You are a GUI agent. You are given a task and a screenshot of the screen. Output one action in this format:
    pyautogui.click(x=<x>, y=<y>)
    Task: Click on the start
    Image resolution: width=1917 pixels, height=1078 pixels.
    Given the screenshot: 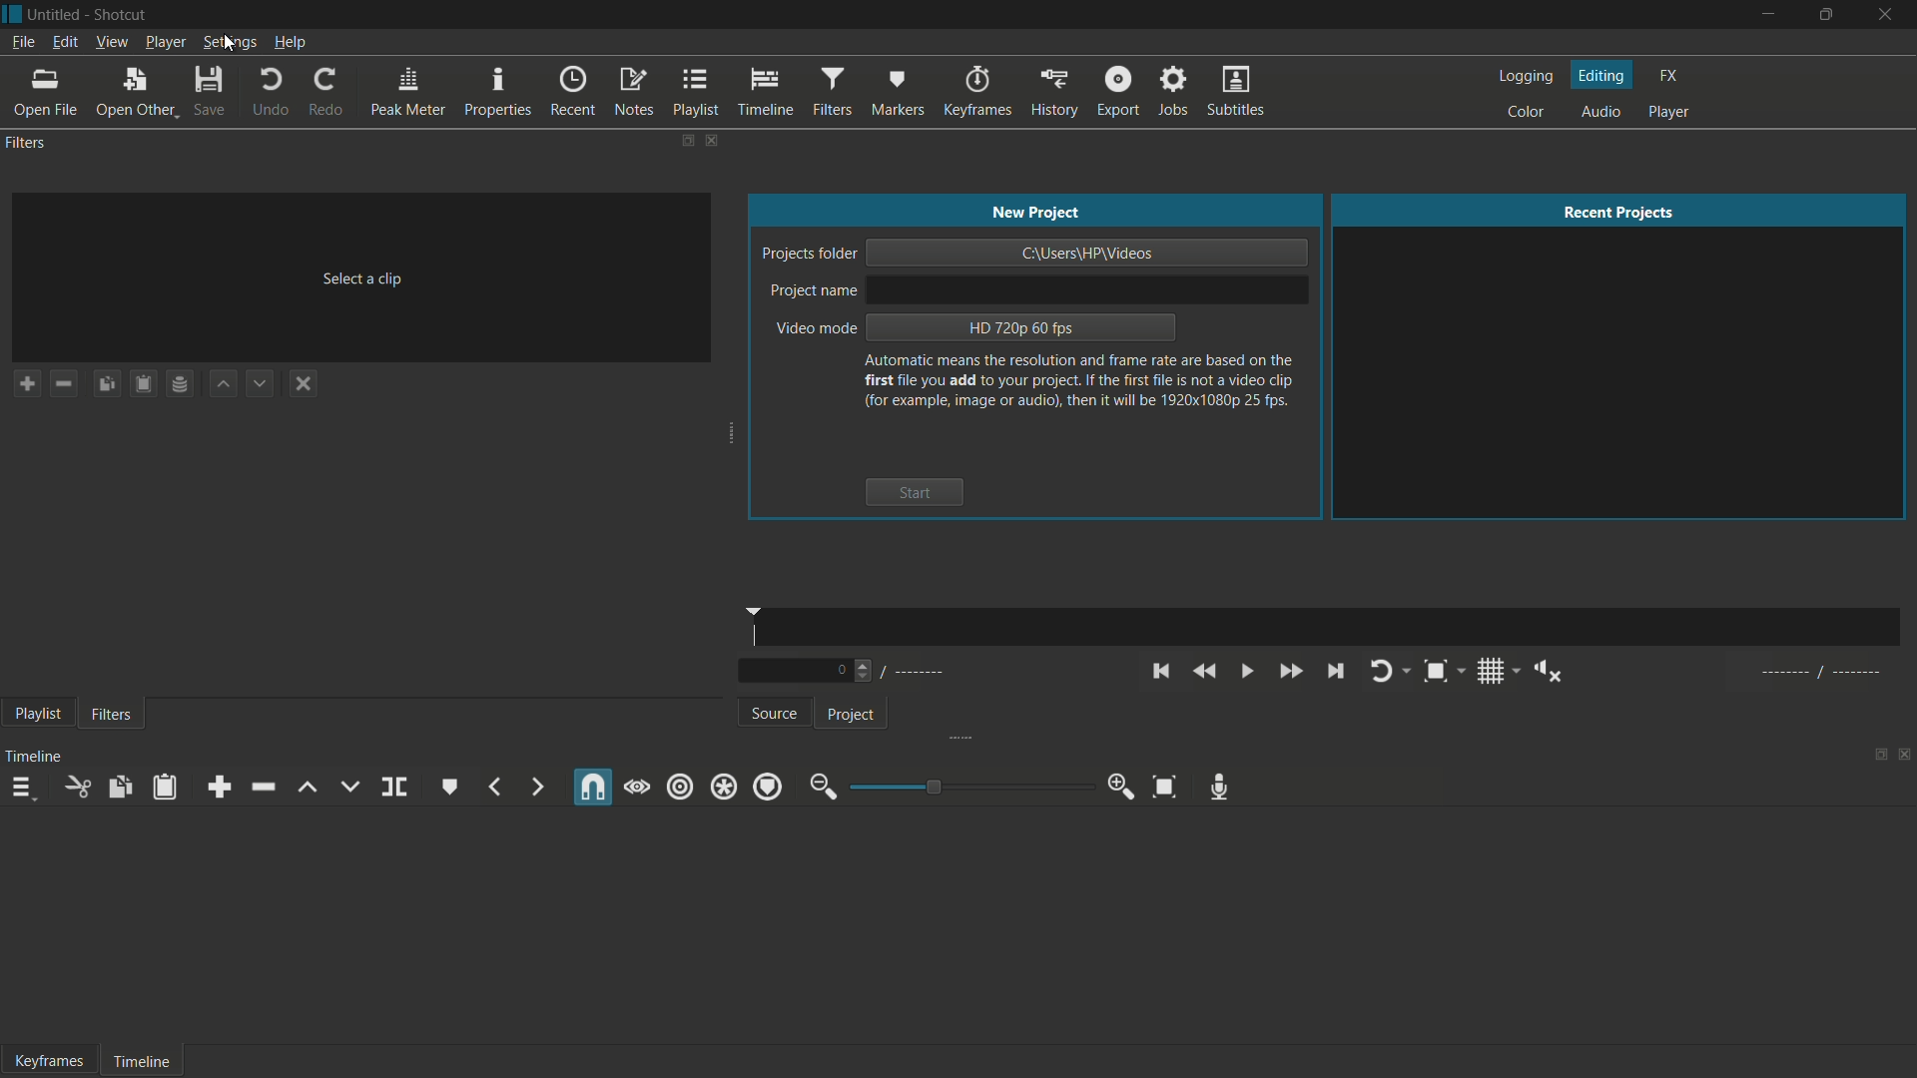 What is the action you would take?
    pyautogui.click(x=914, y=492)
    